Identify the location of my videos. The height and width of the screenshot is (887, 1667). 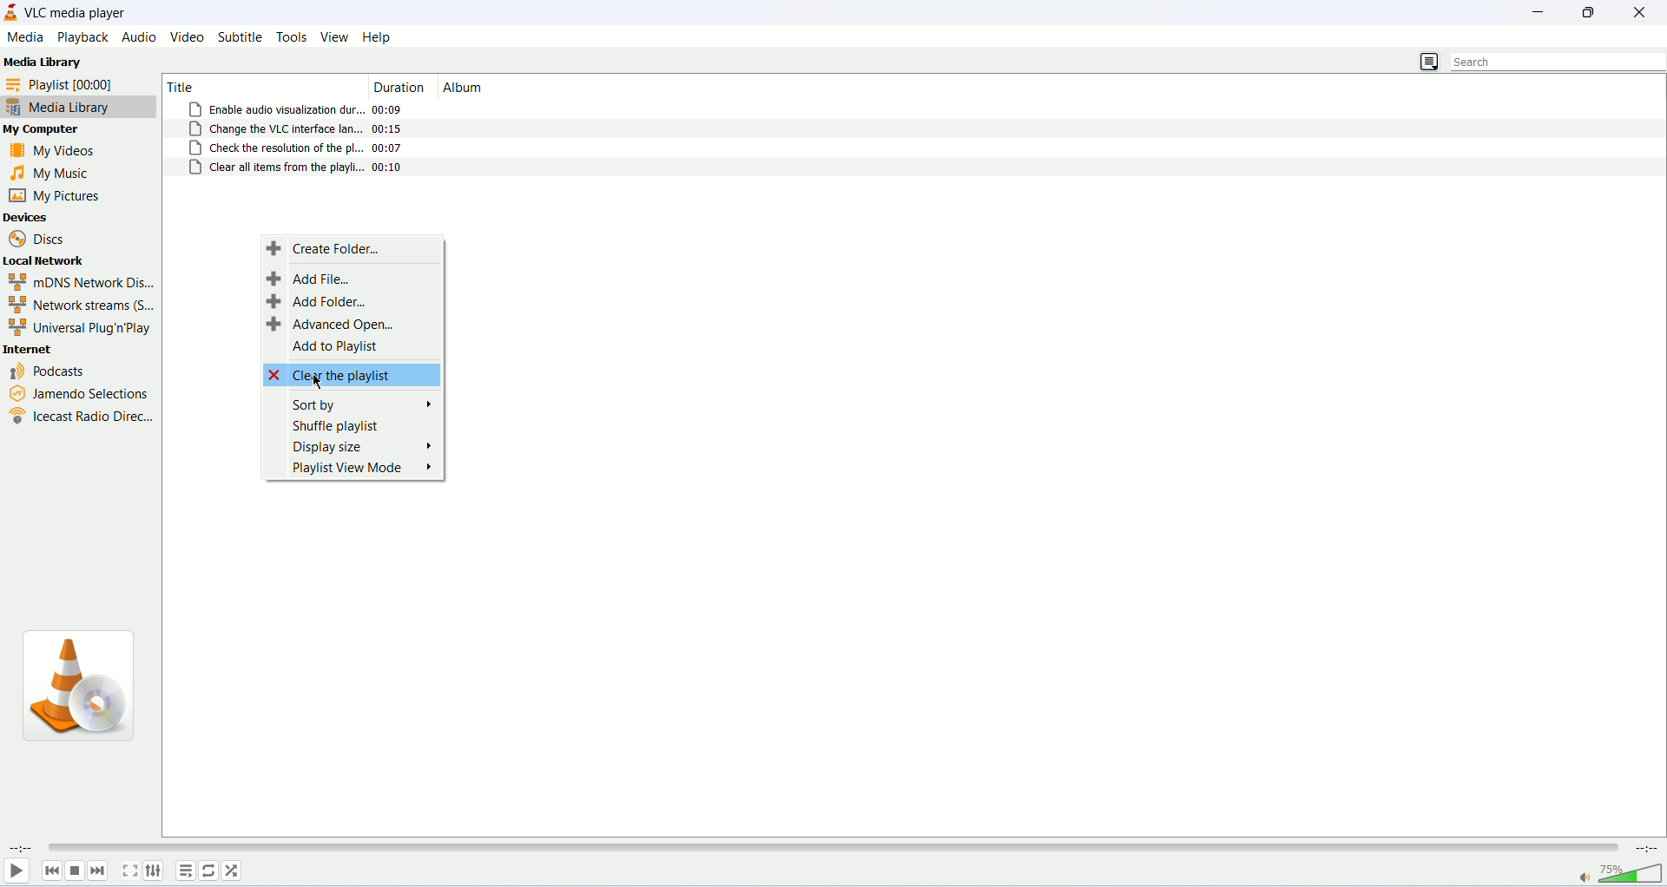
(53, 154).